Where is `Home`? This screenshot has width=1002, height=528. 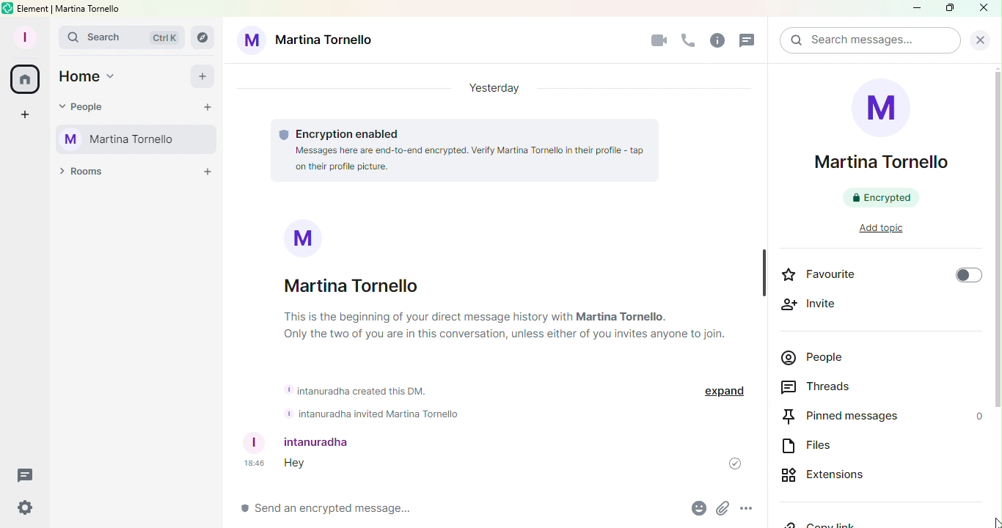
Home is located at coordinates (25, 81).